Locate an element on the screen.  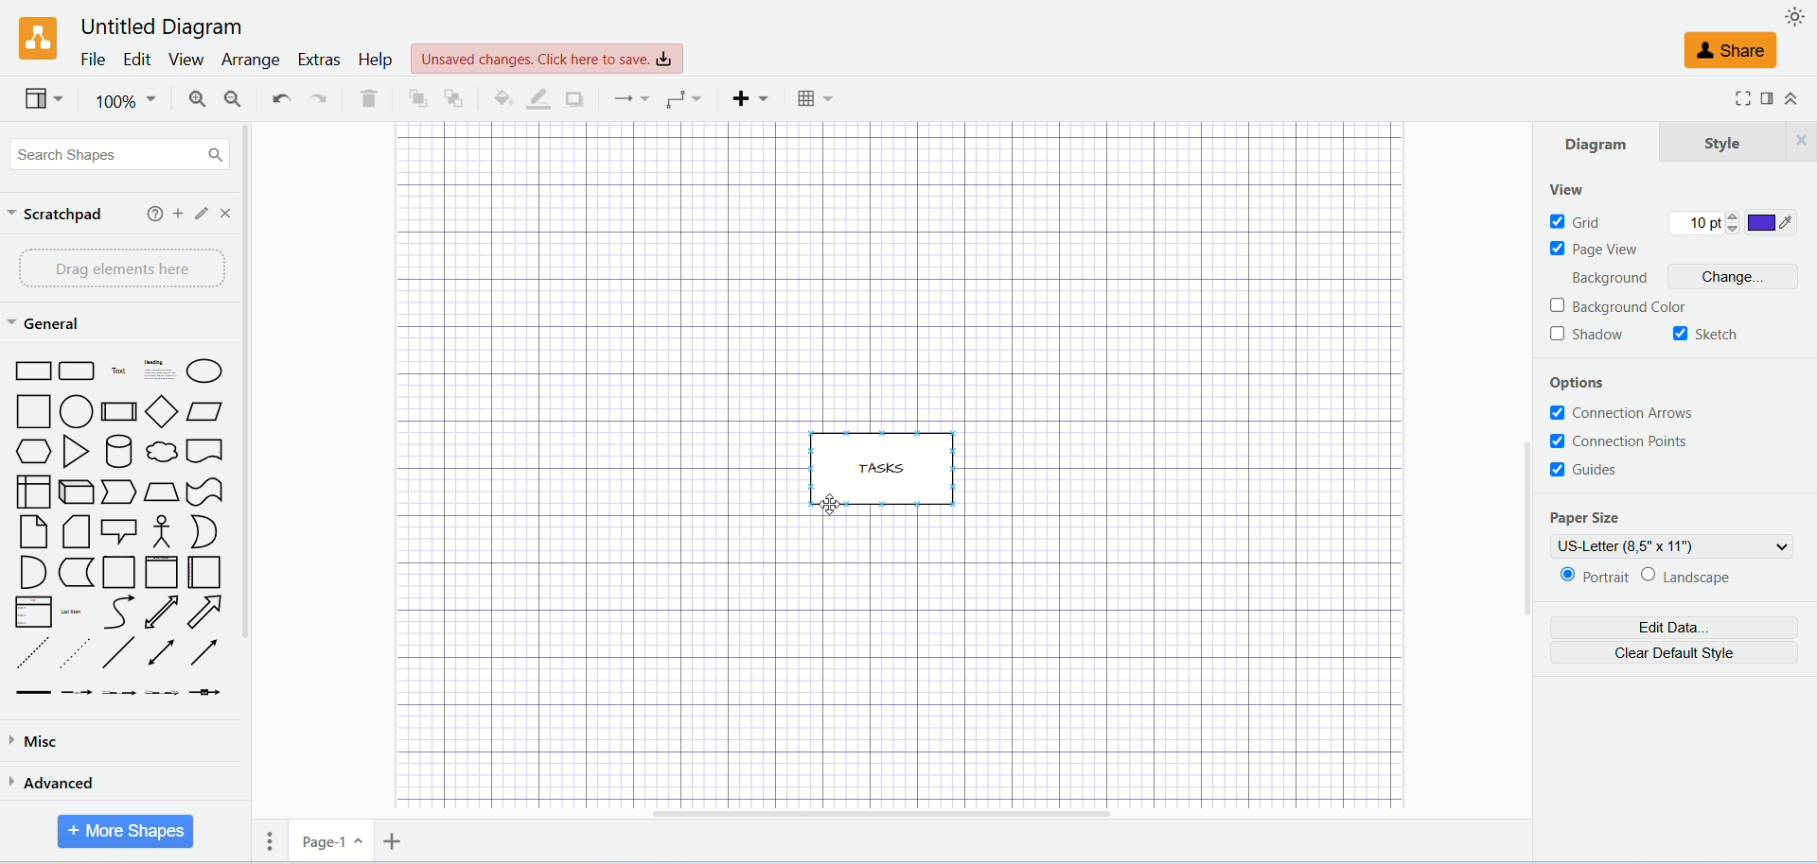
Horizantal Container is located at coordinates (205, 573).